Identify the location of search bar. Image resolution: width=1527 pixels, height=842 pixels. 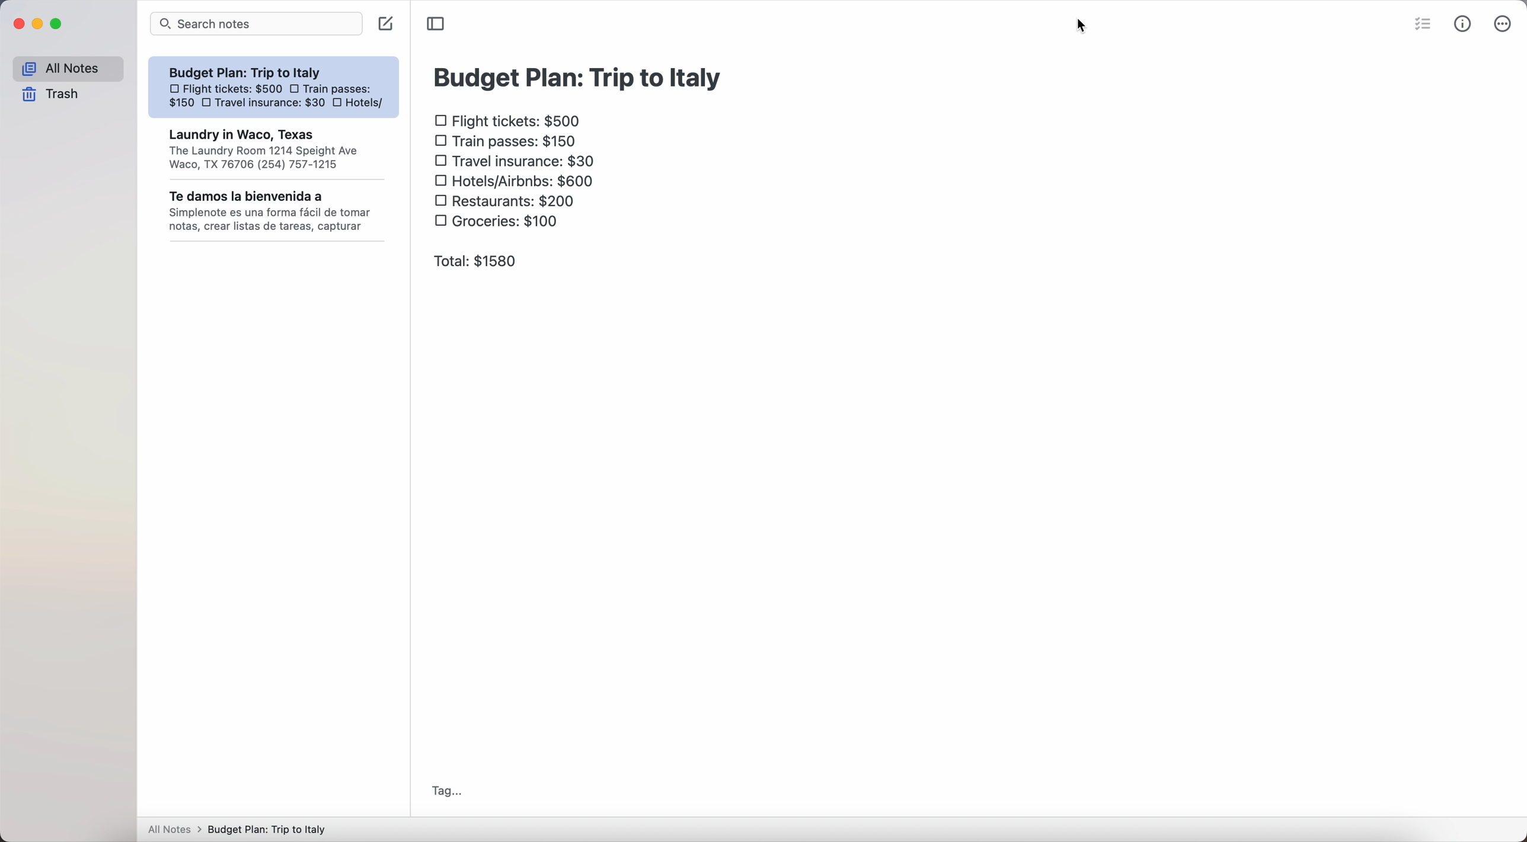
(257, 24).